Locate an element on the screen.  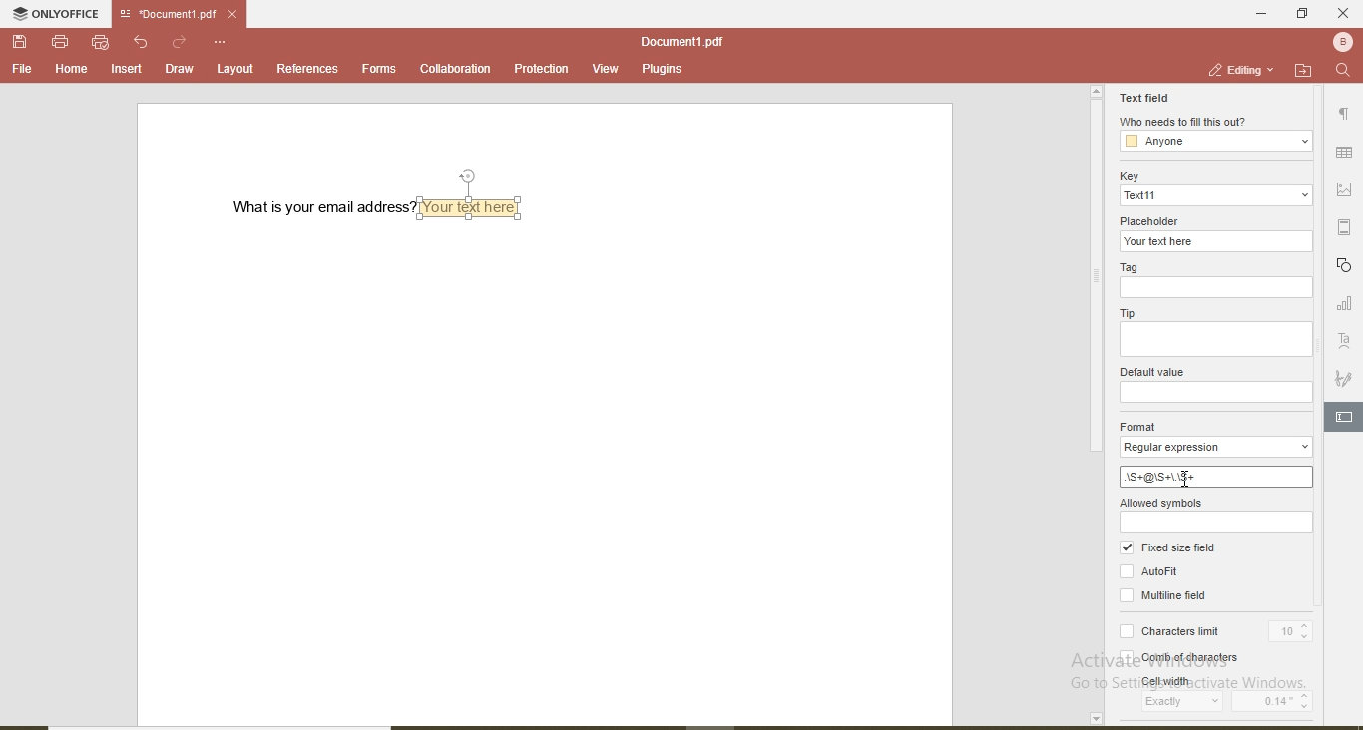
default value input is located at coordinates (1217, 393).